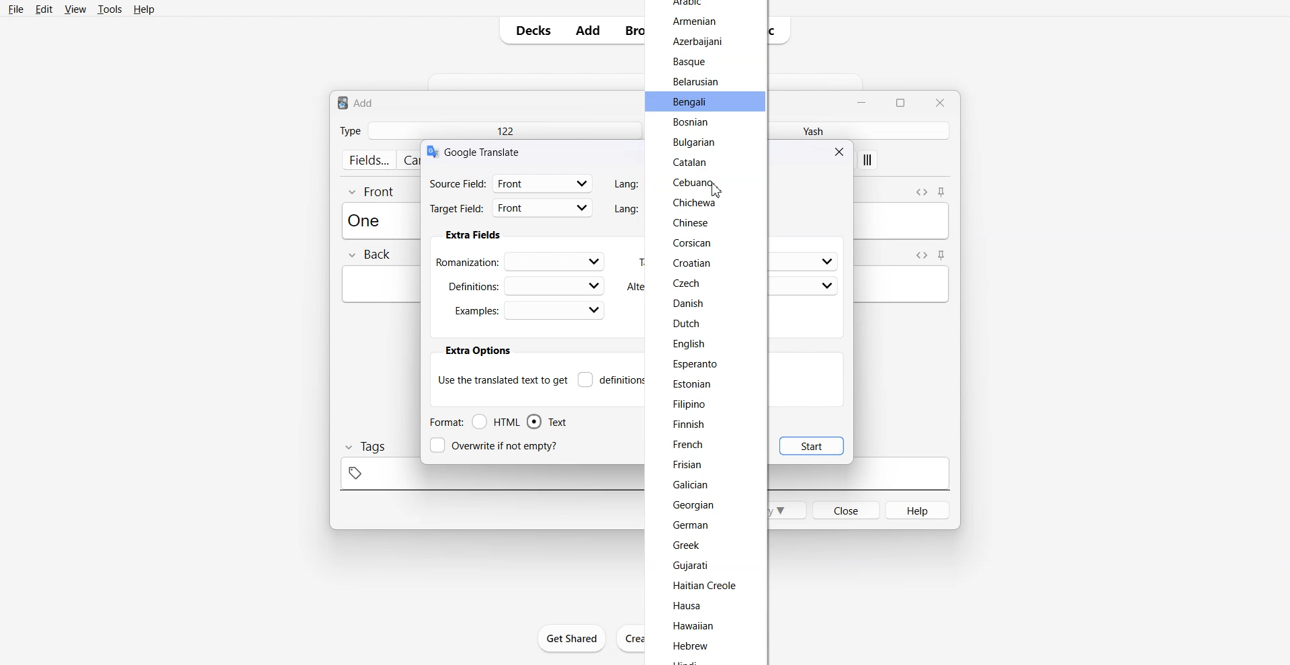 The image size is (1290, 665). Describe the element at coordinates (695, 202) in the screenshot. I see `Chichewa` at that location.